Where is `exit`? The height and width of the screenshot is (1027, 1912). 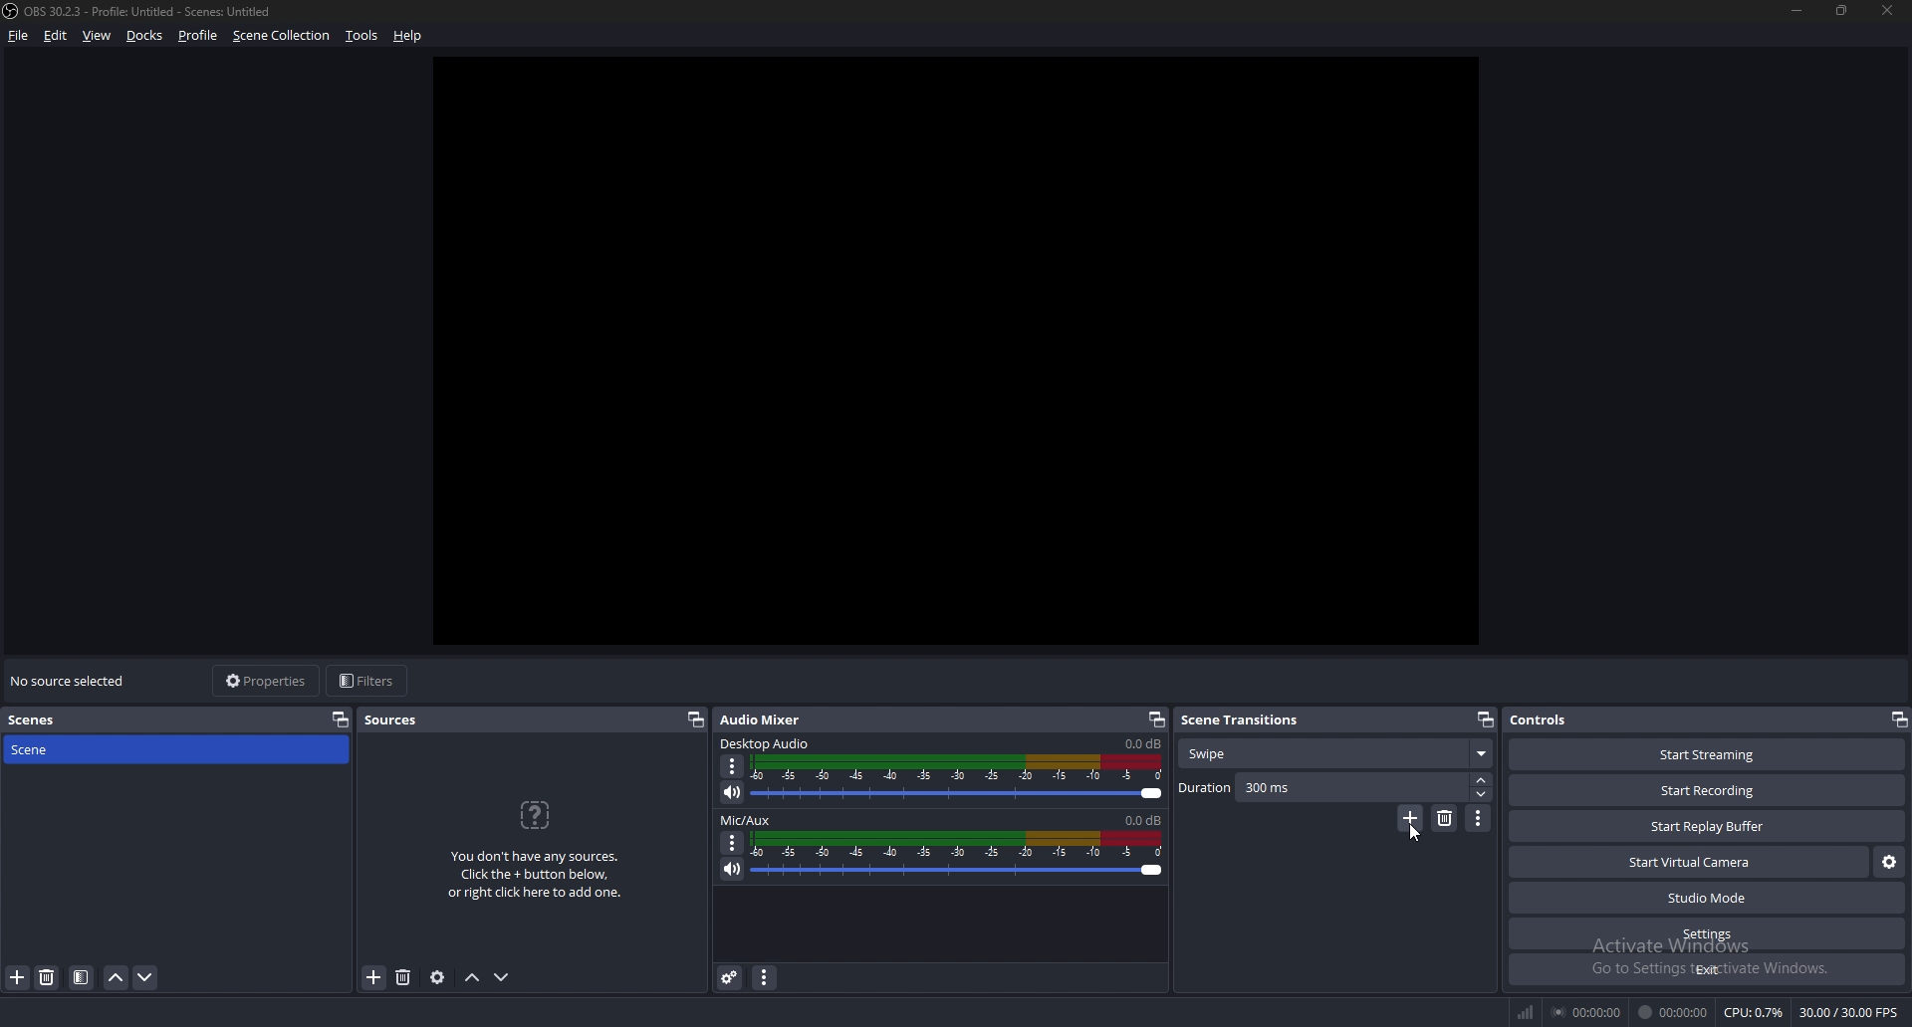
exit is located at coordinates (1706, 969).